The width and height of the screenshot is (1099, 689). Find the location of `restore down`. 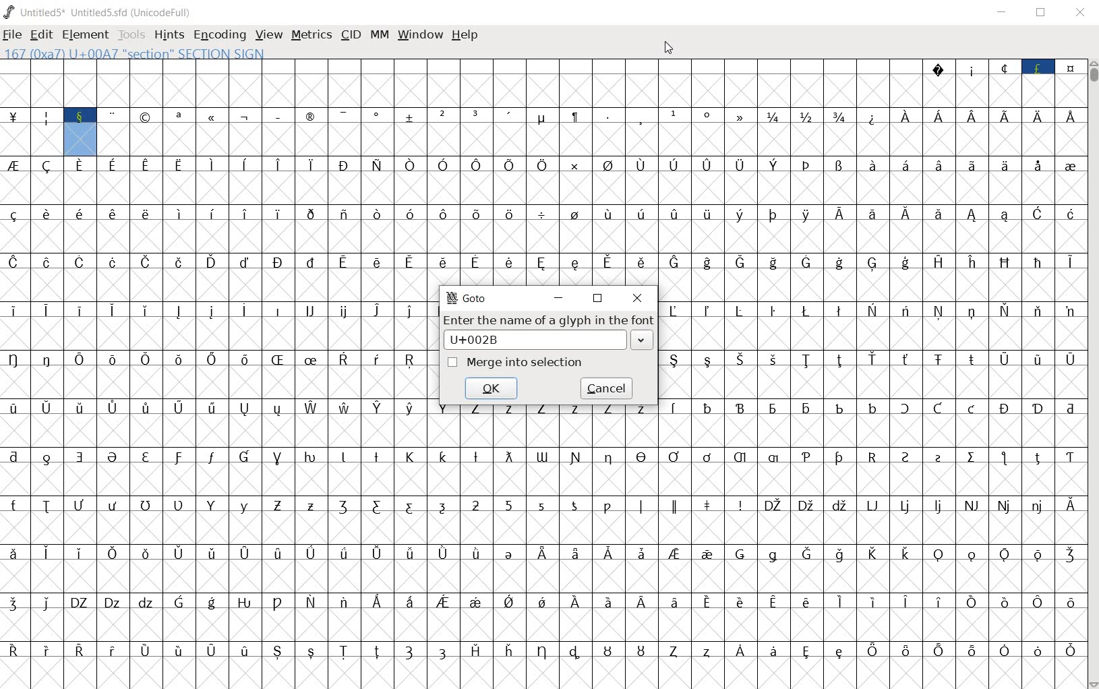

restore down is located at coordinates (1042, 13).